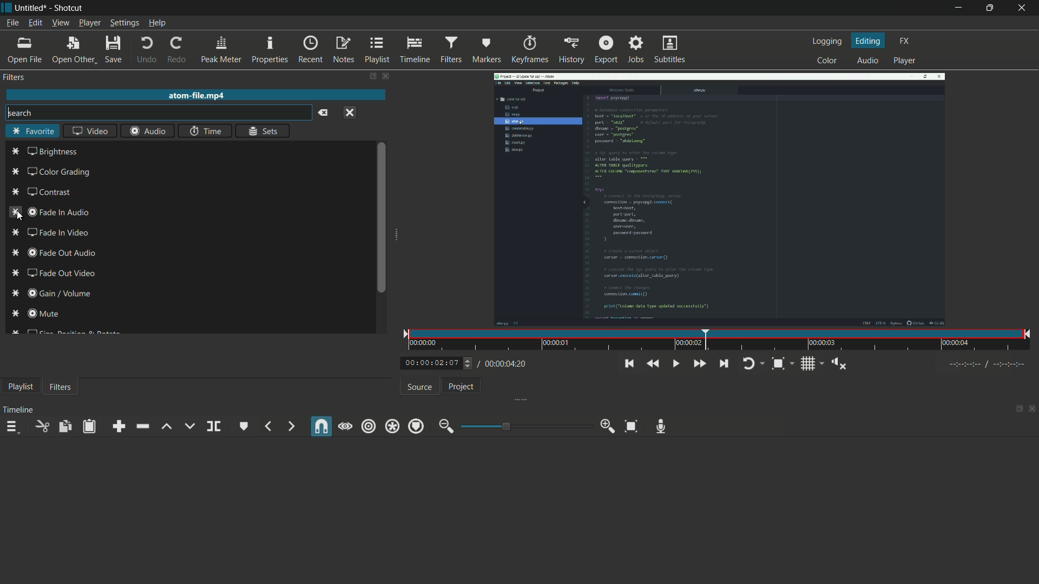 Image resolution: width=1039 pixels, height=584 pixels. I want to click on total time, so click(502, 364).